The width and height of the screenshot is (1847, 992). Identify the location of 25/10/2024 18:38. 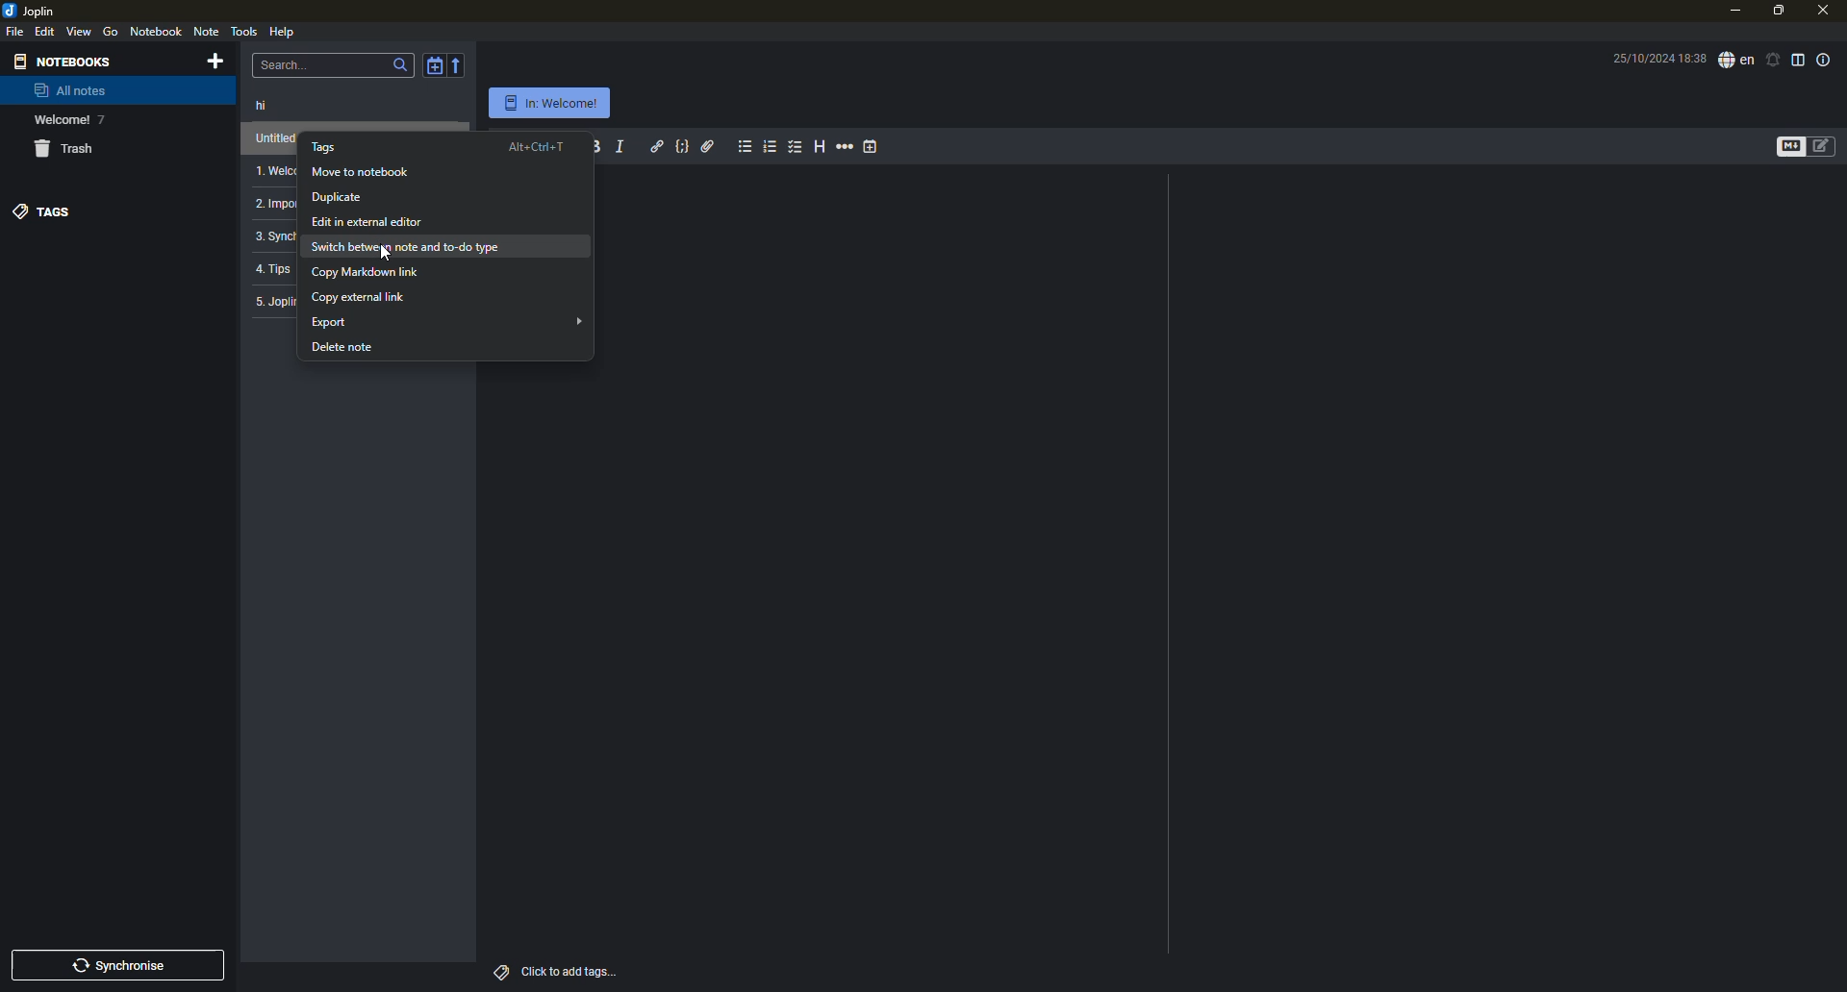
(1654, 60).